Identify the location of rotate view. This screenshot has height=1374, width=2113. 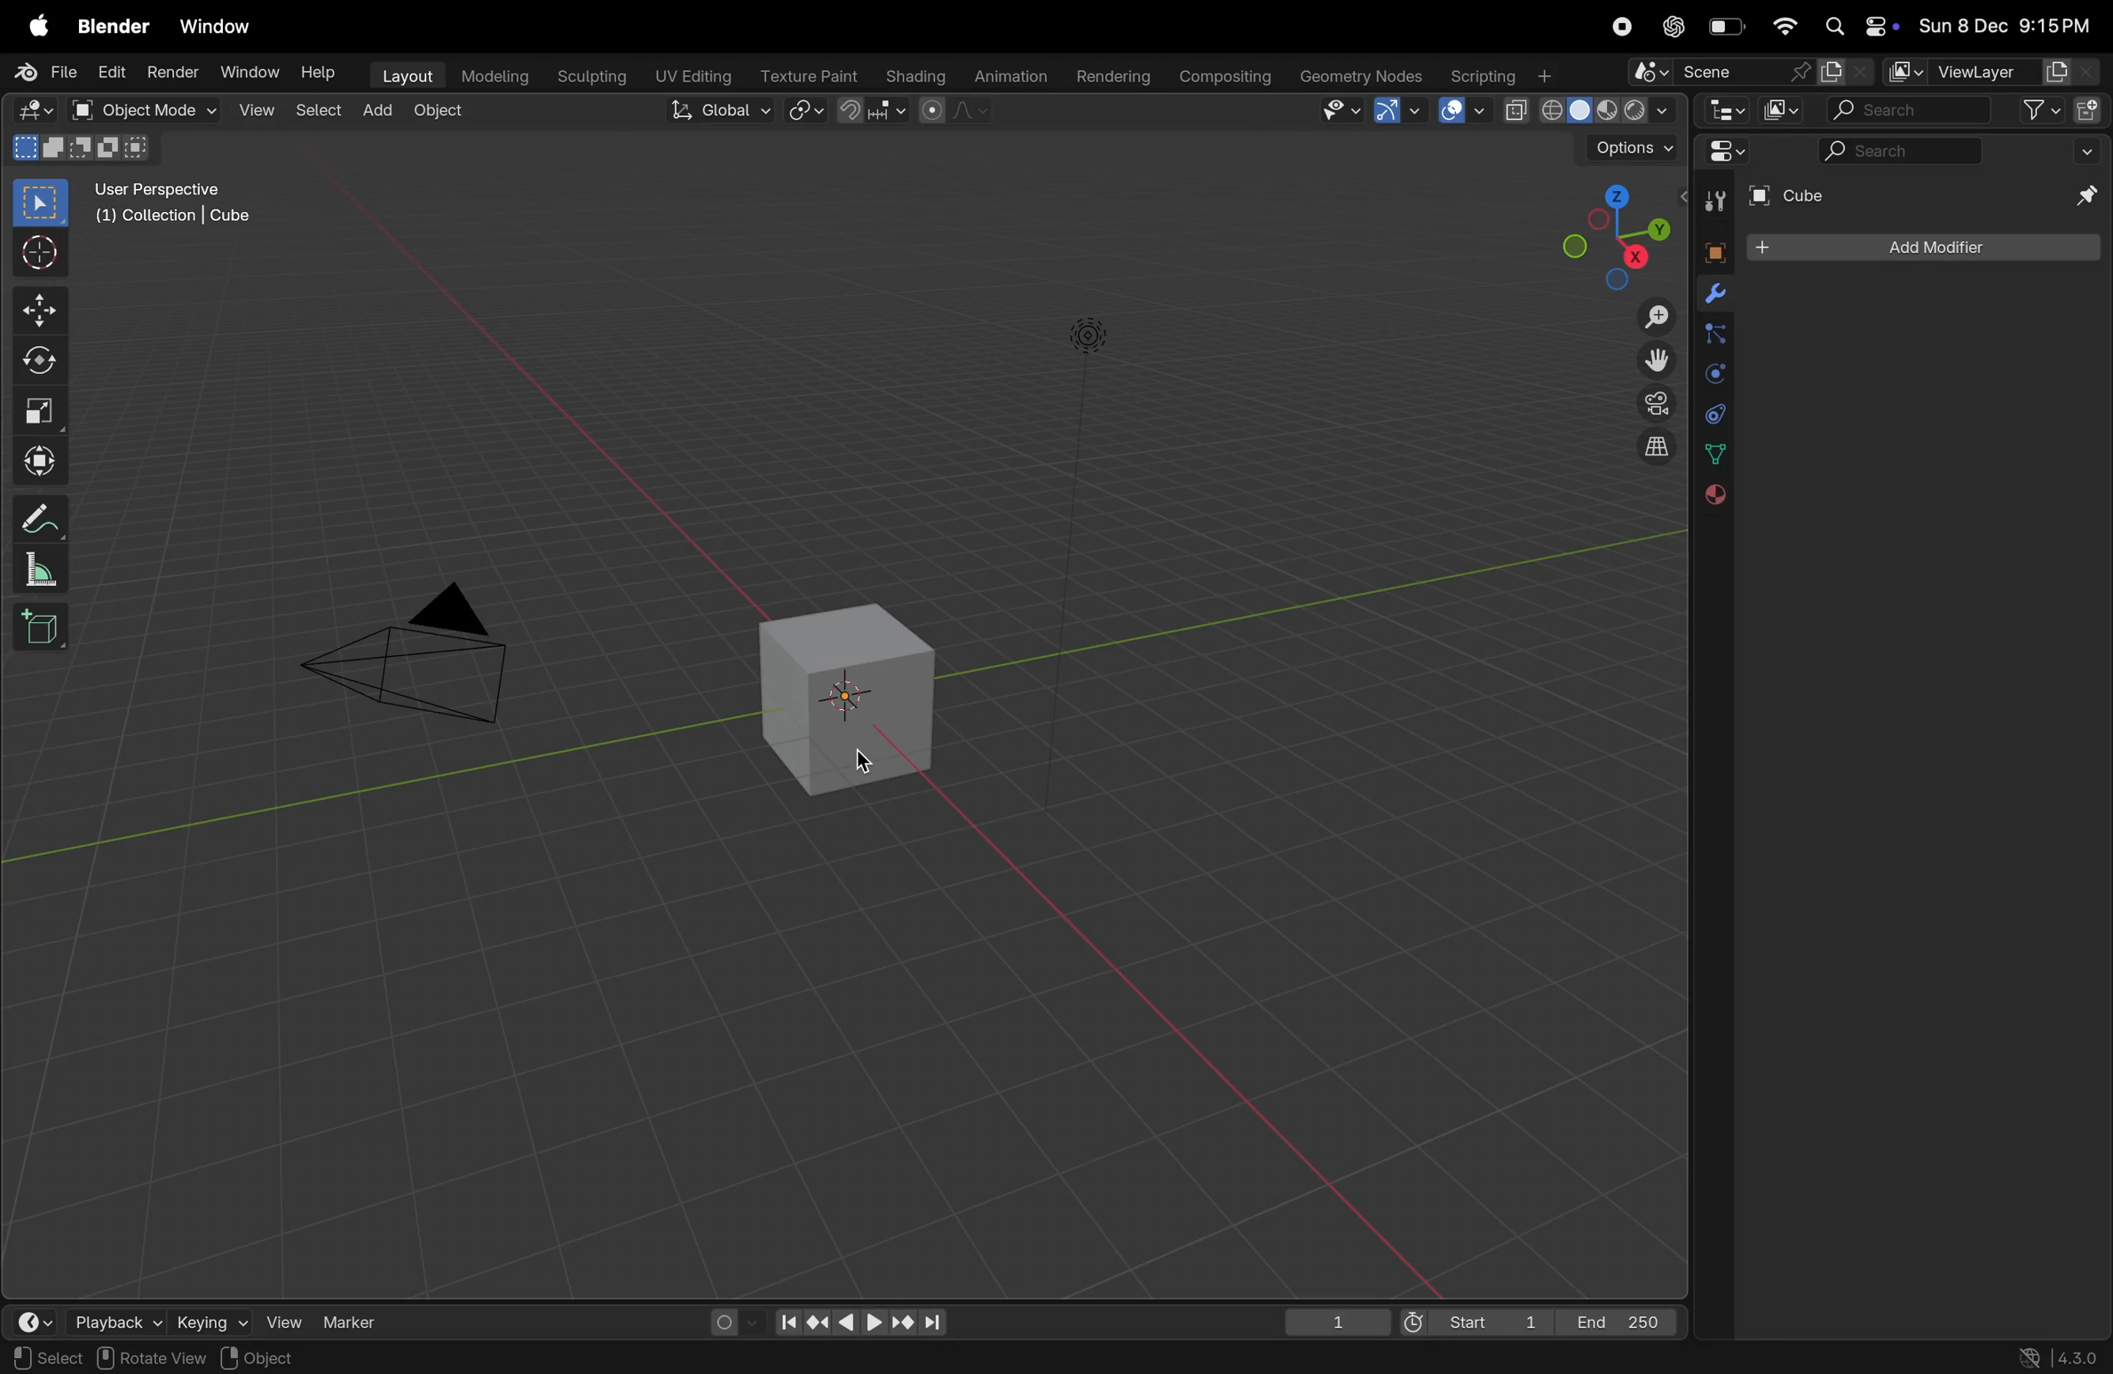
(154, 1359).